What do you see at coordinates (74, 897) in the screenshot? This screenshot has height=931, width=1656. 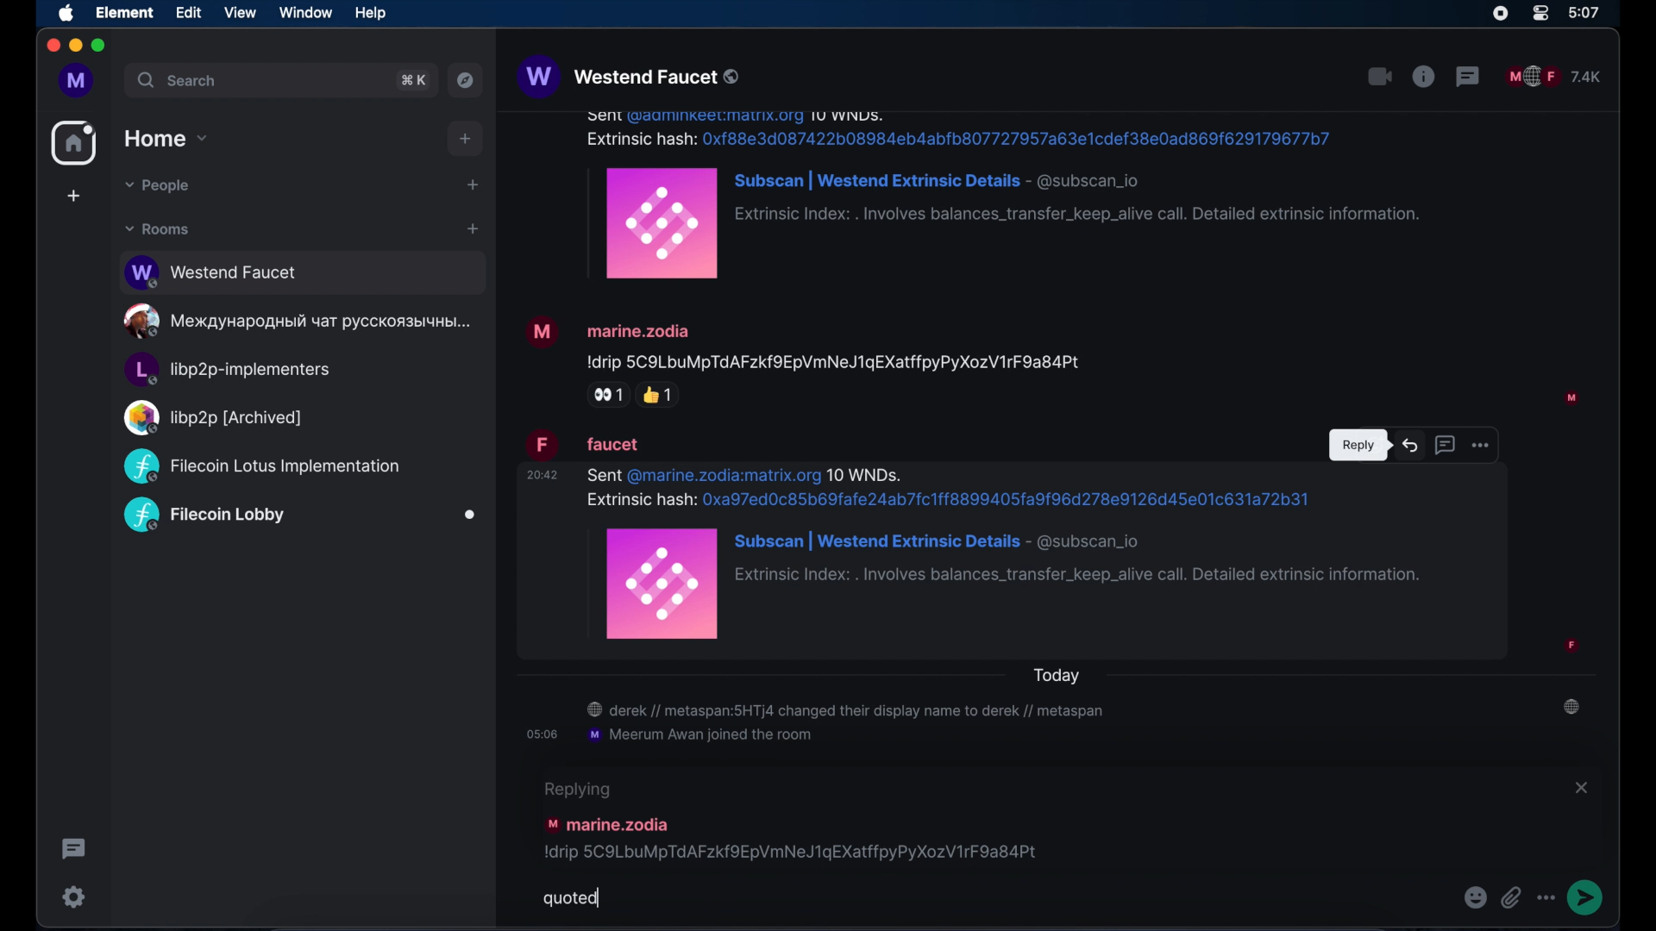 I see `settings` at bounding box center [74, 897].